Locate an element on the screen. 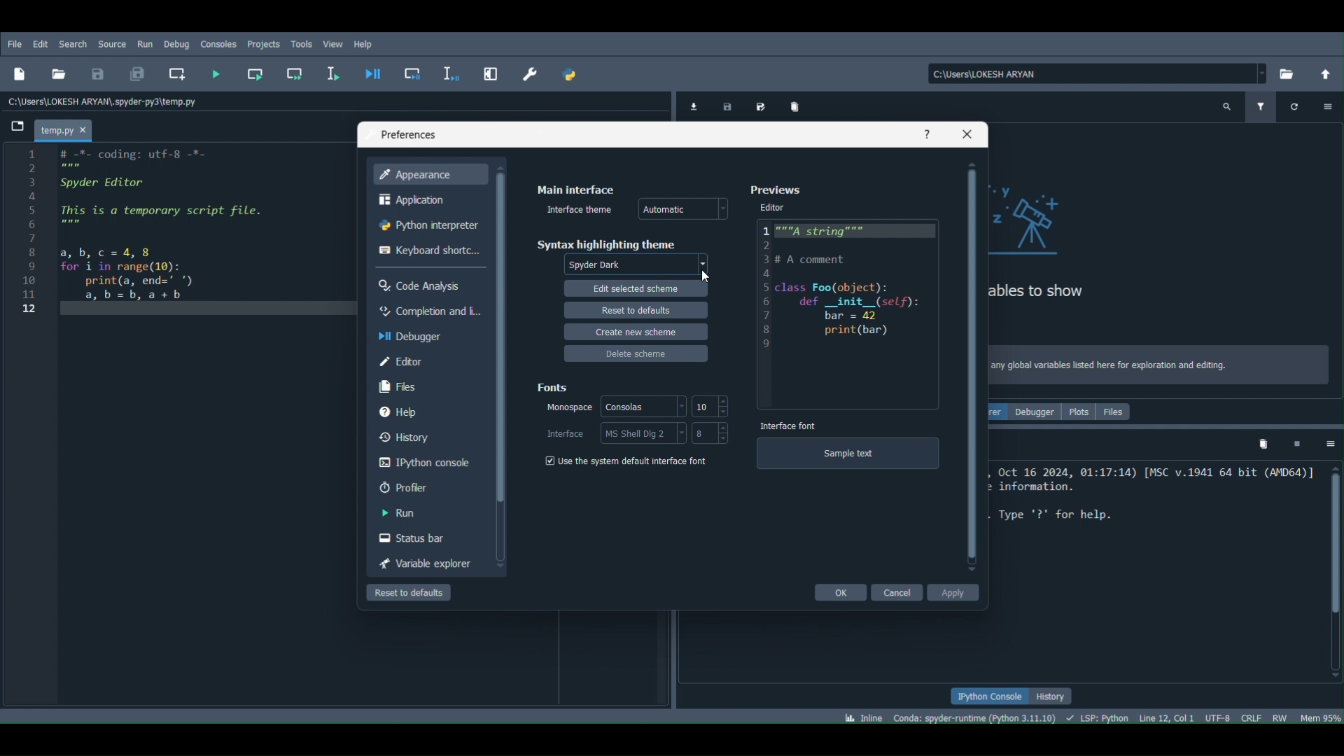  Application is located at coordinates (427, 198).